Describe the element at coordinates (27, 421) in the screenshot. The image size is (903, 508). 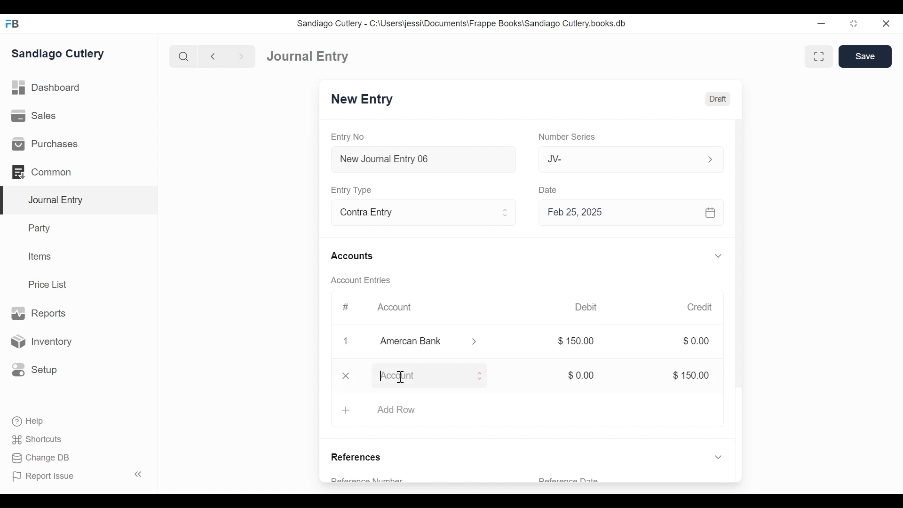
I see `Help` at that location.